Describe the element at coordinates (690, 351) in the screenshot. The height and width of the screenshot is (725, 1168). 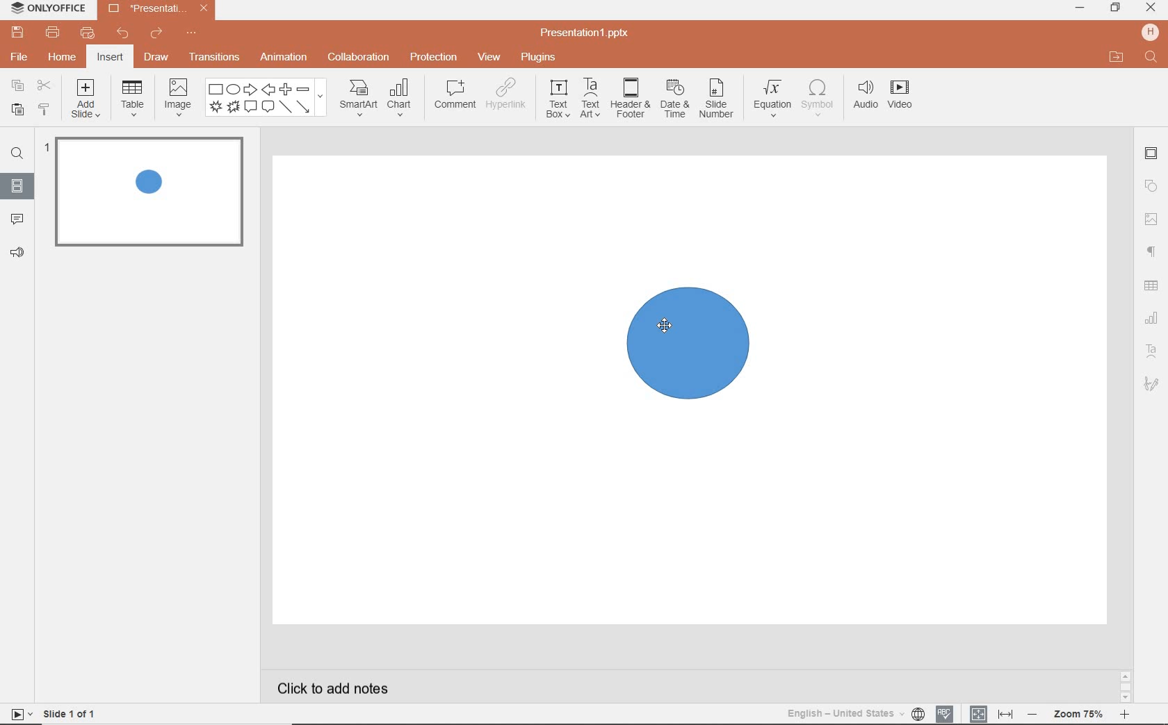
I see `shape` at that location.